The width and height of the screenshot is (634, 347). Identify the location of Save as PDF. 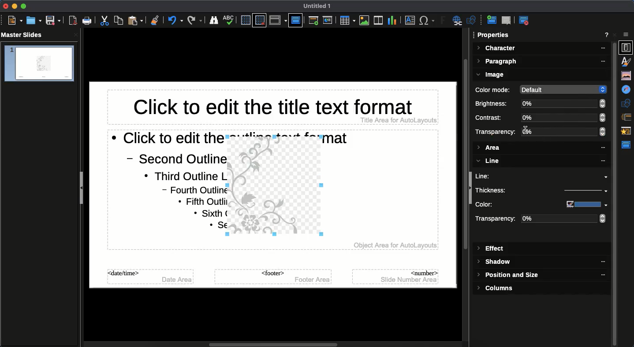
(74, 22).